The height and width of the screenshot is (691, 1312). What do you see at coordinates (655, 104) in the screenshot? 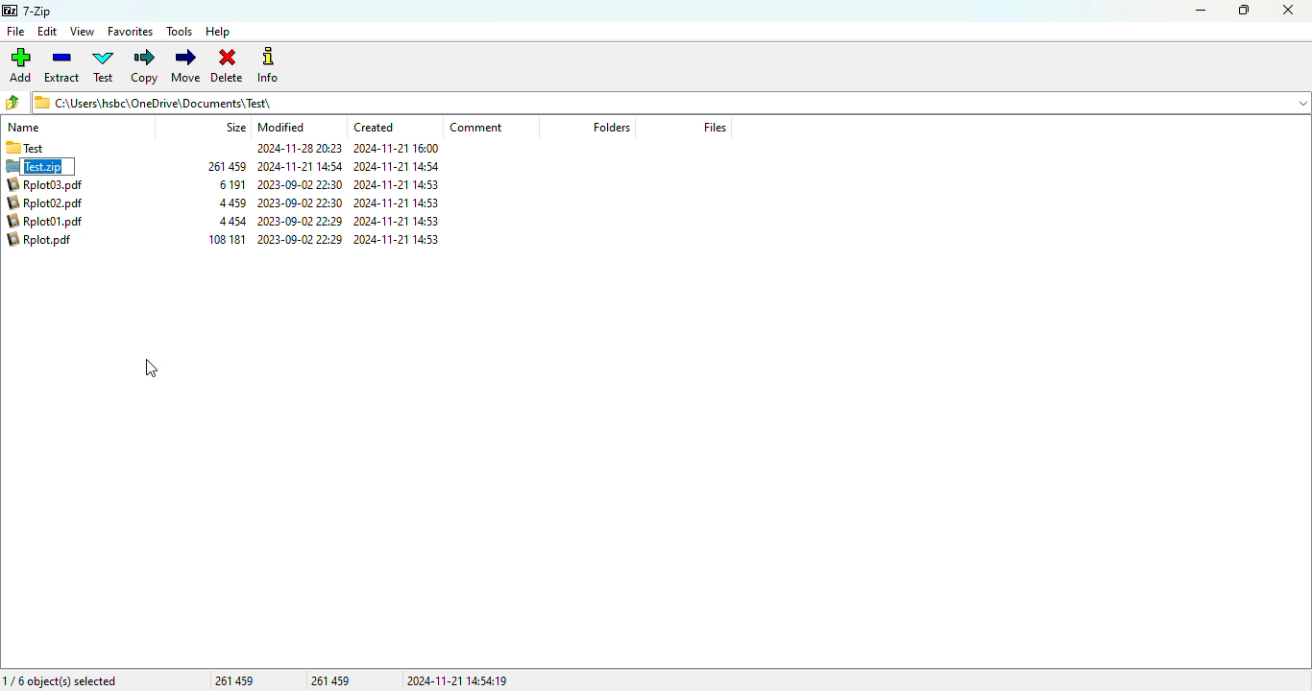
I see `C:\Users\hsbc\OneDrive\Documents) Test\` at bounding box center [655, 104].